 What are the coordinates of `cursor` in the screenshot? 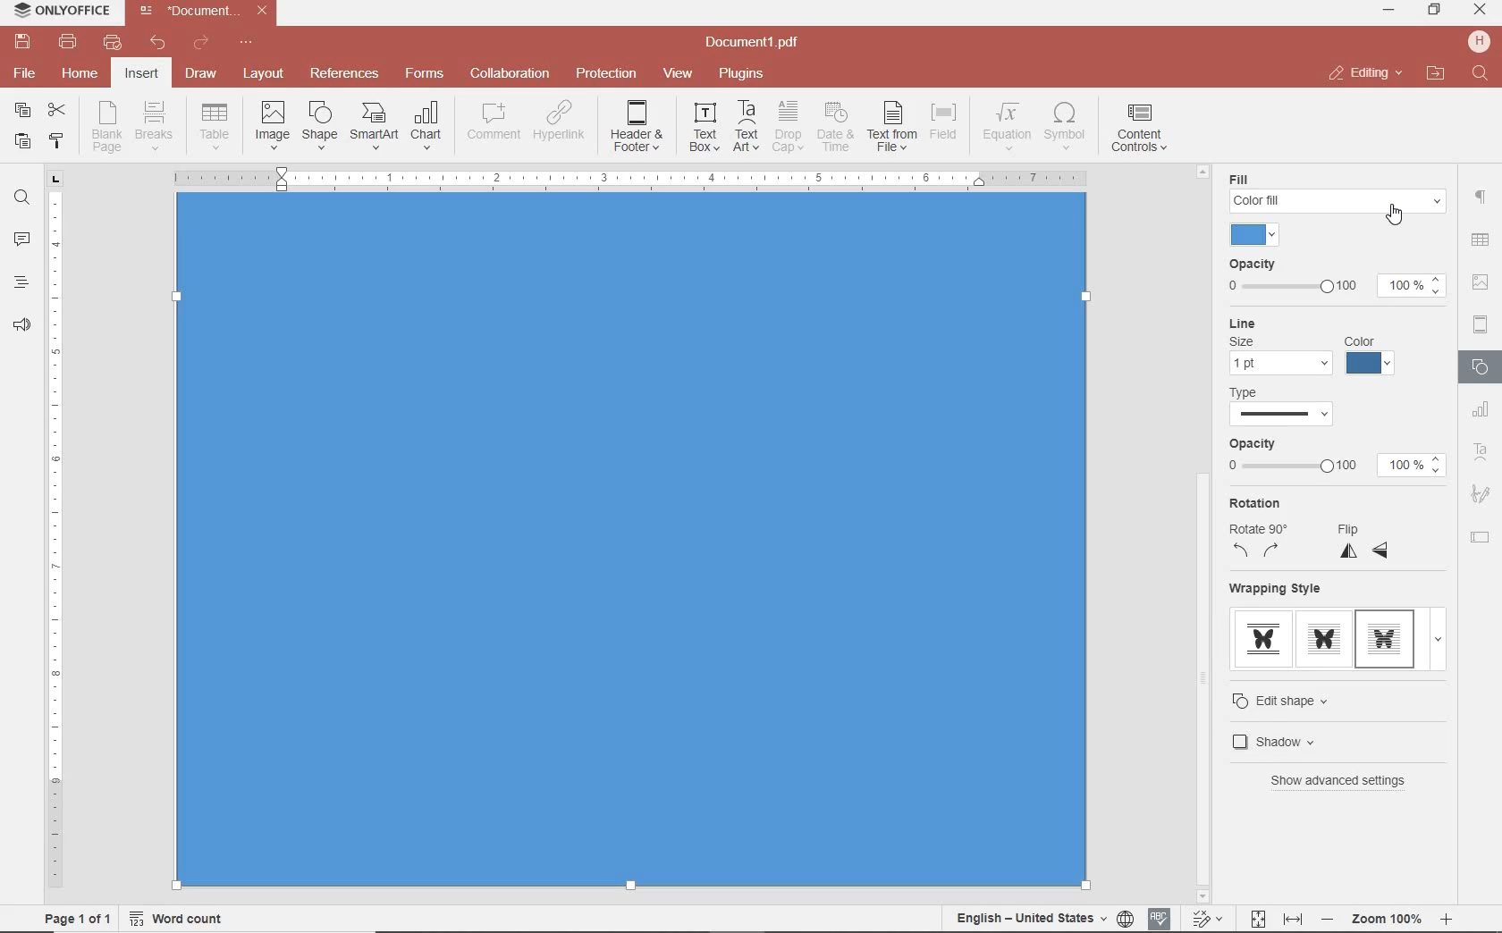 It's located at (1327, 742).